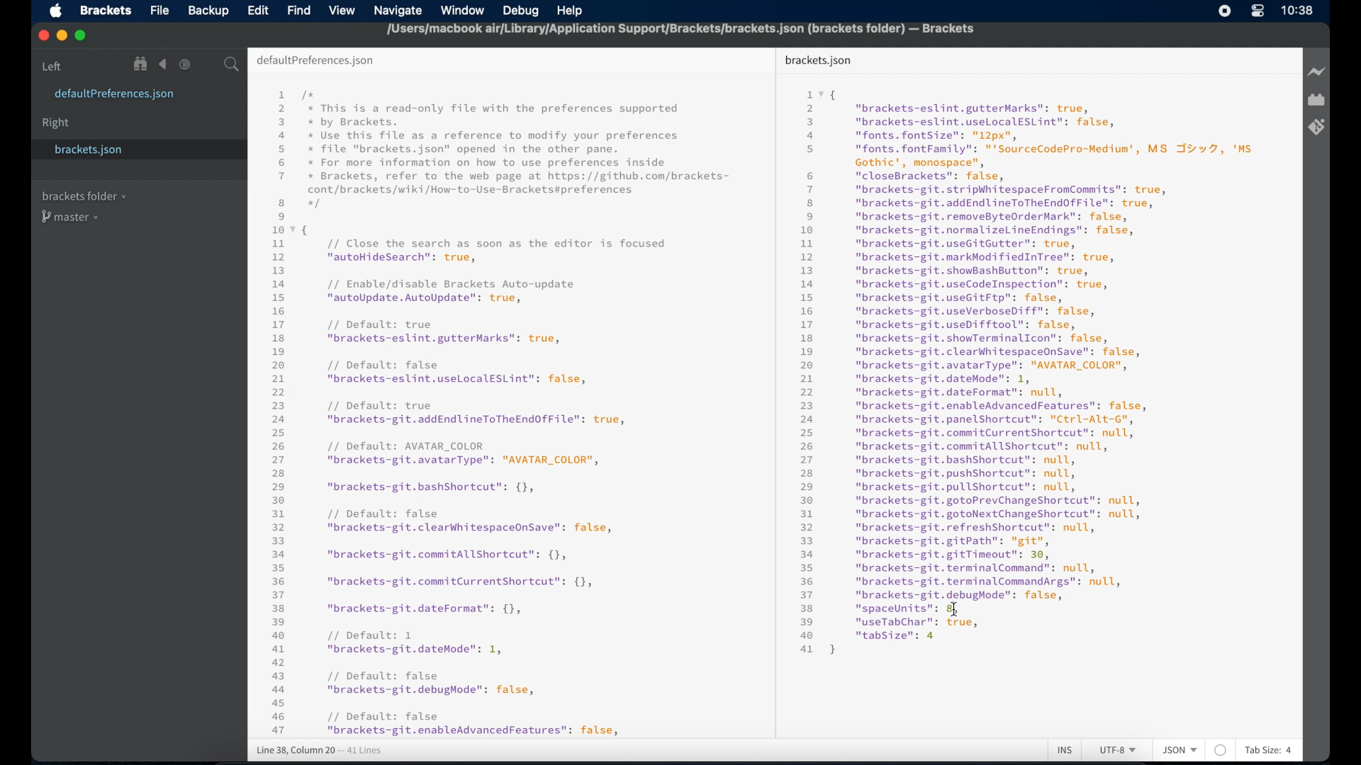 The width and height of the screenshot is (1361, 765). I want to click on no linter available for json, so click(1223, 748).